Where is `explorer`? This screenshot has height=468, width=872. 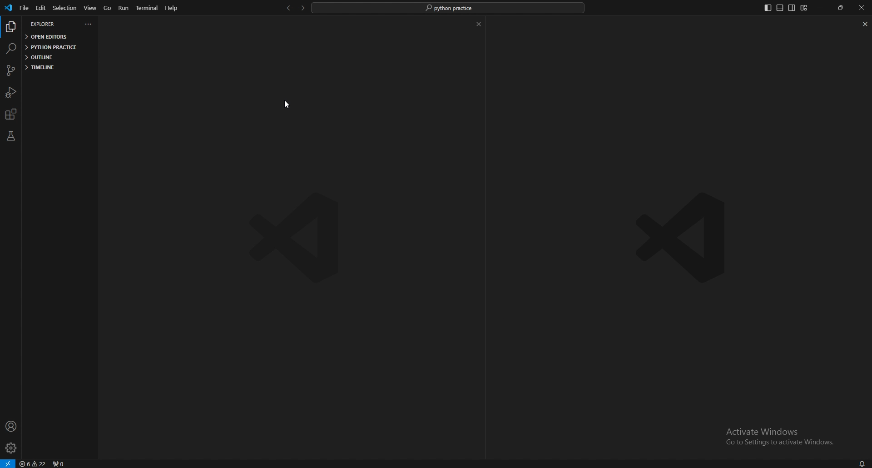
explorer is located at coordinates (46, 24).